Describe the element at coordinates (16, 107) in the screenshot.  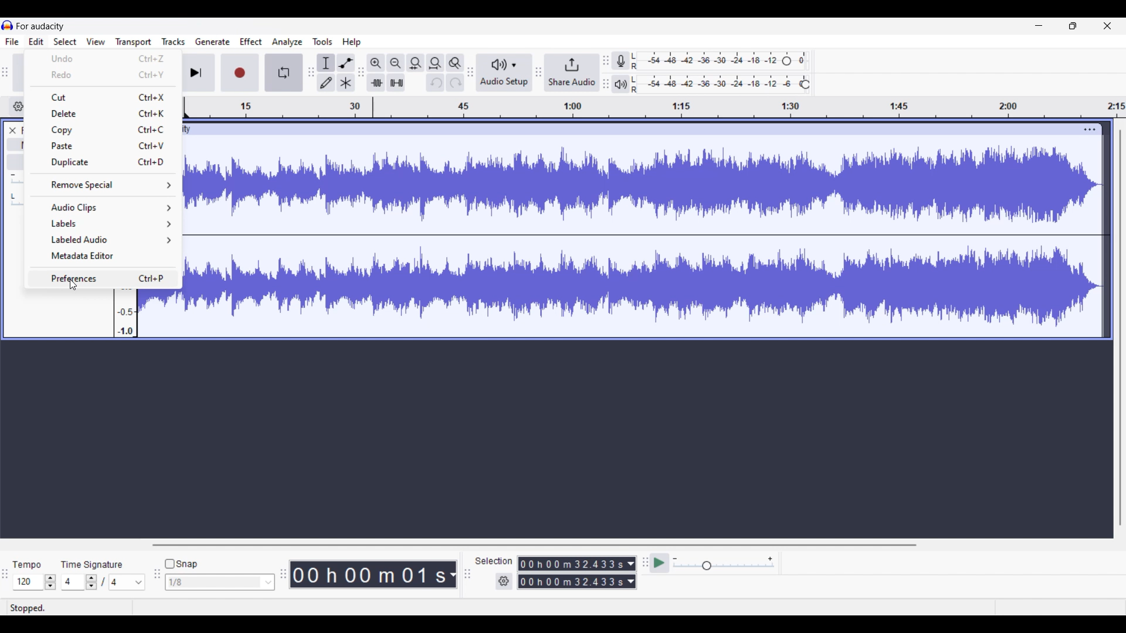
I see `Timeline options` at that location.